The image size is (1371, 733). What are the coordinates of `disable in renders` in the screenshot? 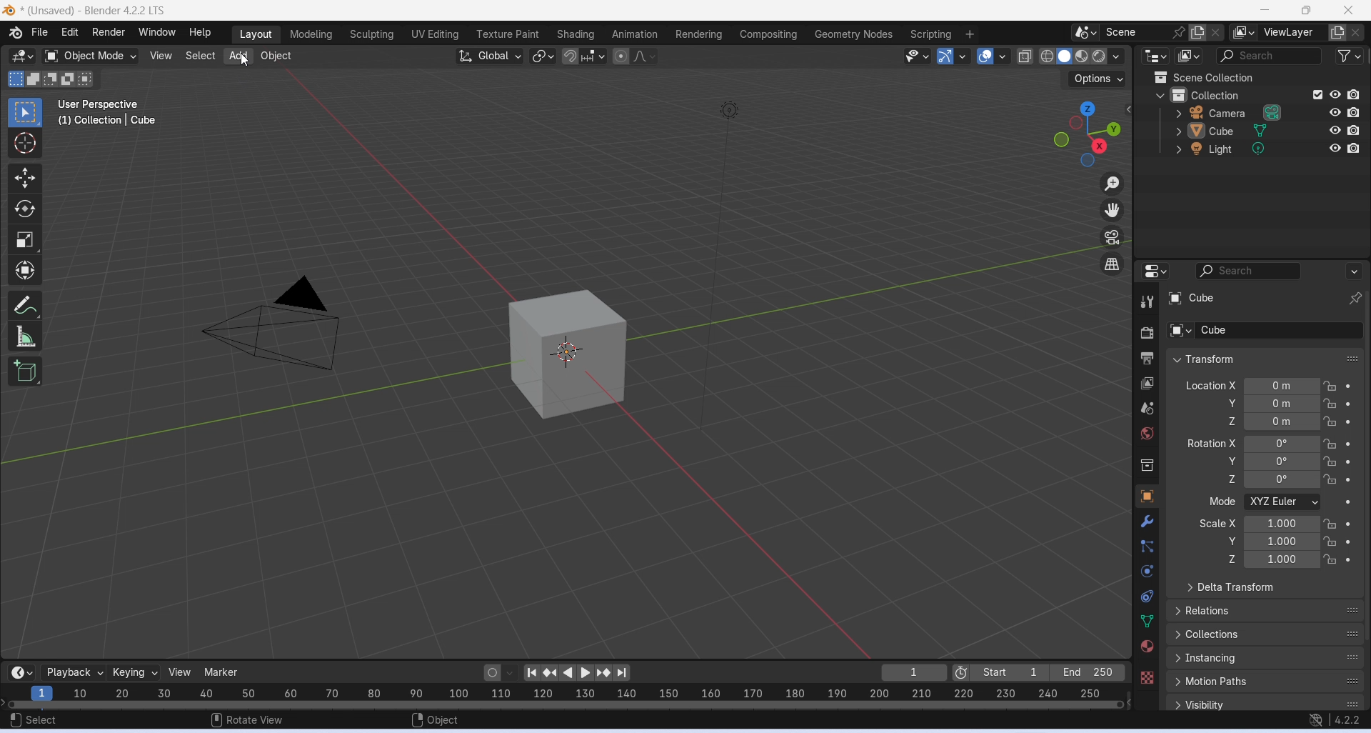 It's located at (1354, 95).